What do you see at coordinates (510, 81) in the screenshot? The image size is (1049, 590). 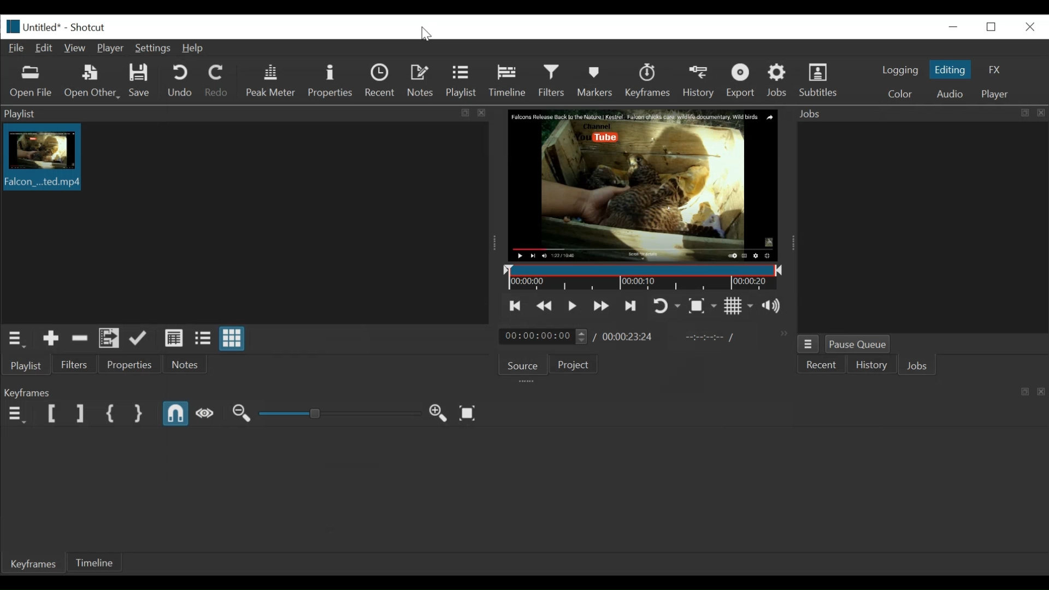 I see `Timeline` at bounding box center [510, 81].